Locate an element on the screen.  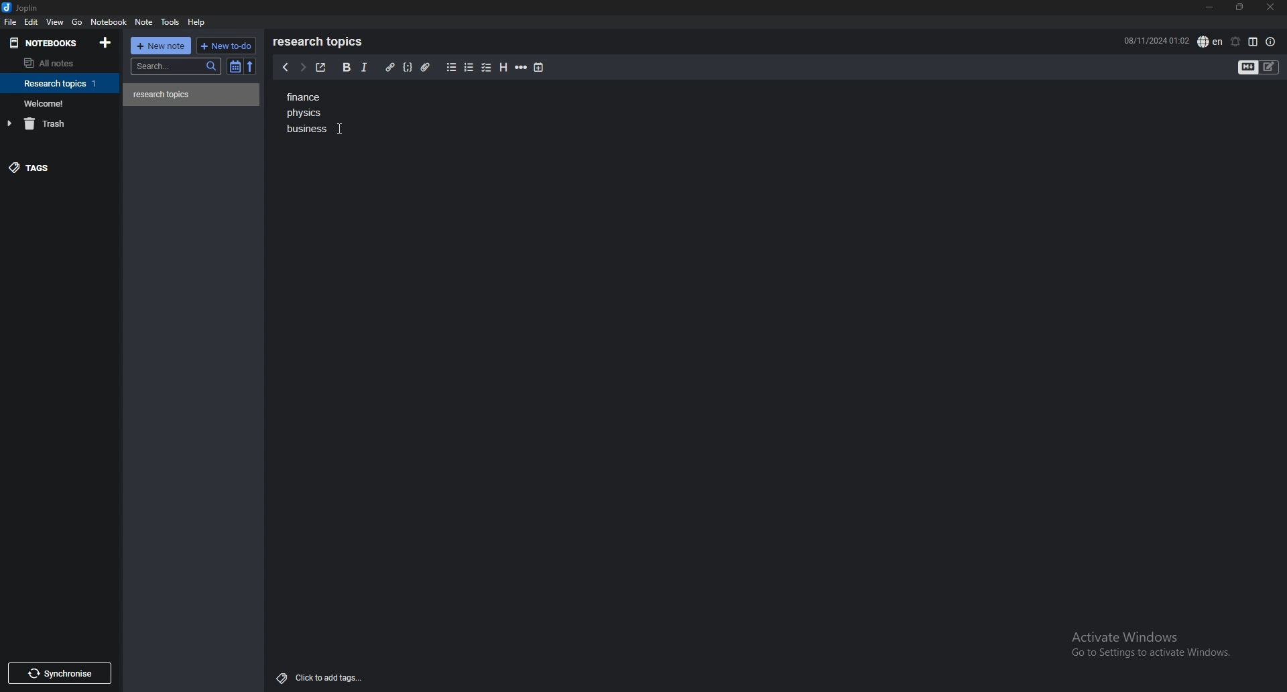
go is located at coordinates (76, 22).